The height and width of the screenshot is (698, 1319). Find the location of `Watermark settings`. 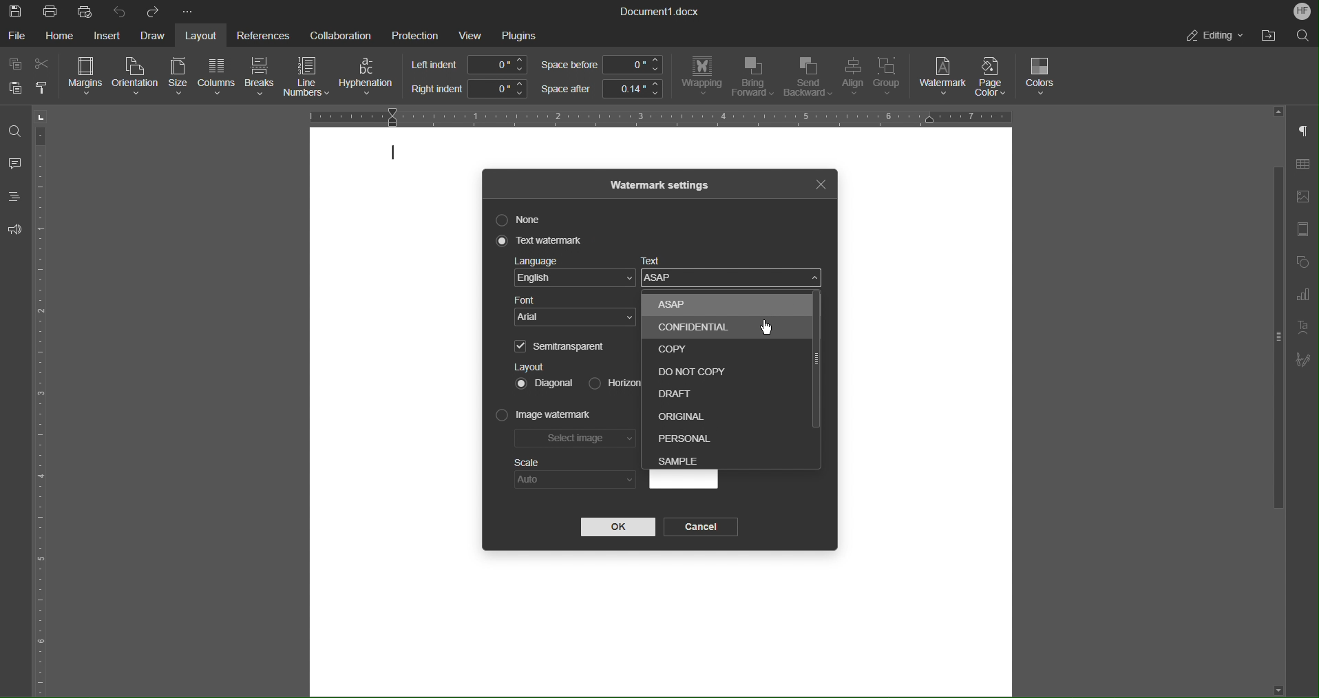

Watermark settings is located at coordinates (661, 184).